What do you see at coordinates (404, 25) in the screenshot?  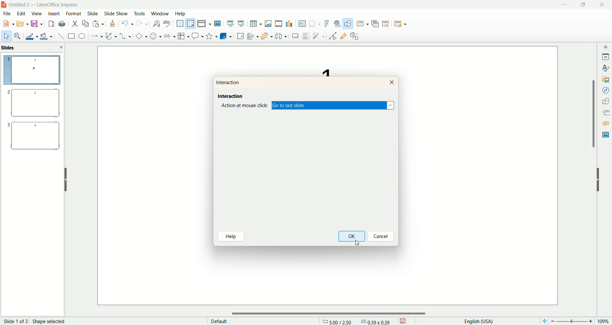 I see `slide layout` at bounding box center [404, 25].